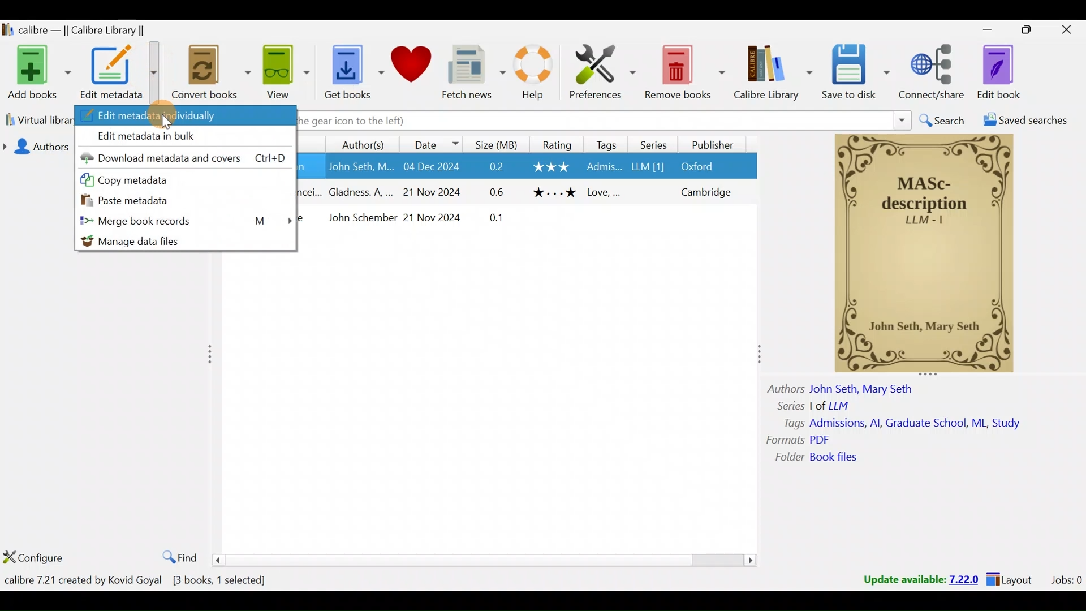  Describe the element at coordinates (917, 422) in the screenshot. I see `` at that location.